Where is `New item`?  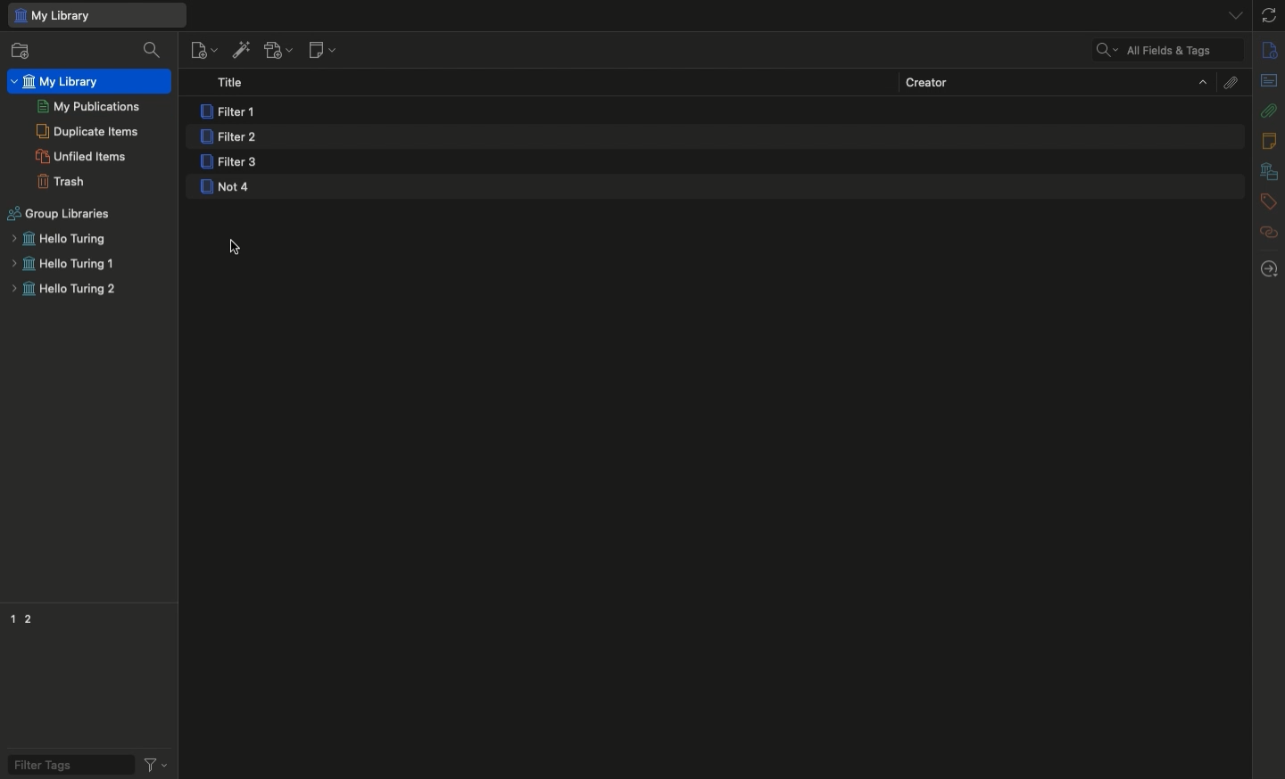
New item is located at coordinates (203, 49).